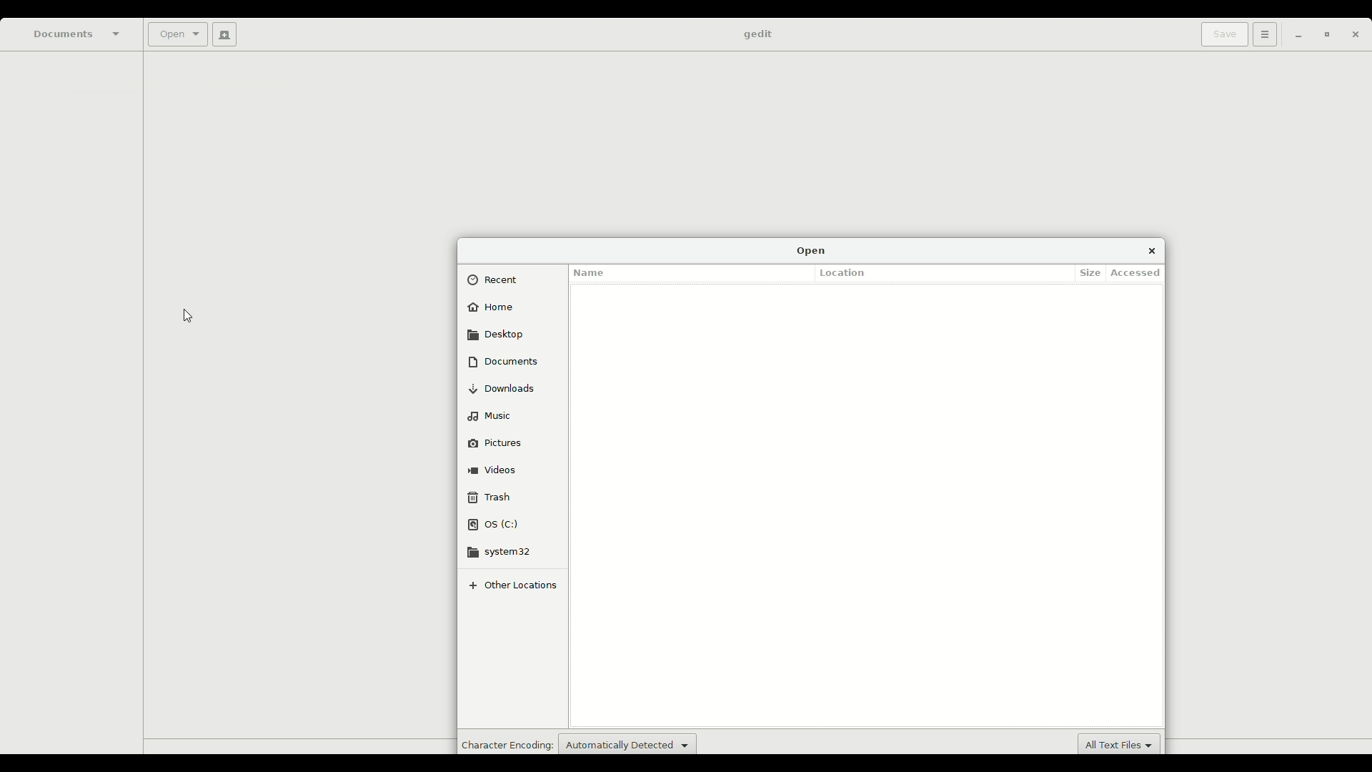 Image resolution: width=1372 pixels, height=772 pixels. I want to click on Documents, so click(78, 34).